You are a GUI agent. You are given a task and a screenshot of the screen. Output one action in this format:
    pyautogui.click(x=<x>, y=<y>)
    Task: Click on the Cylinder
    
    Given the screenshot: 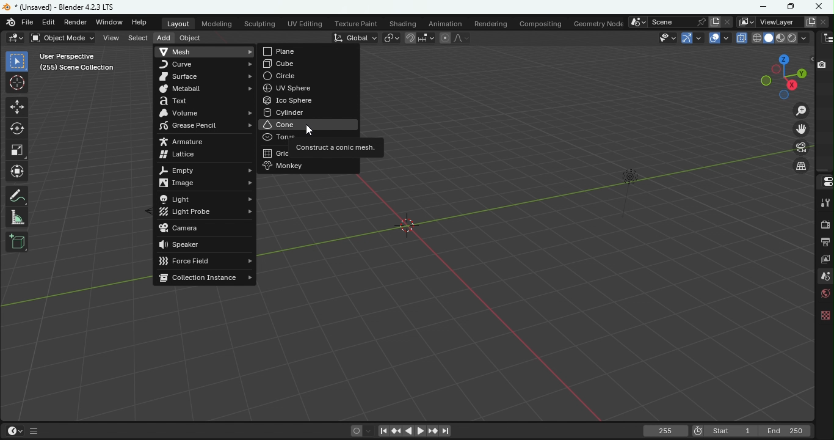 What is the action you would take?
    pyautogui.click(x=309, y=112)
    